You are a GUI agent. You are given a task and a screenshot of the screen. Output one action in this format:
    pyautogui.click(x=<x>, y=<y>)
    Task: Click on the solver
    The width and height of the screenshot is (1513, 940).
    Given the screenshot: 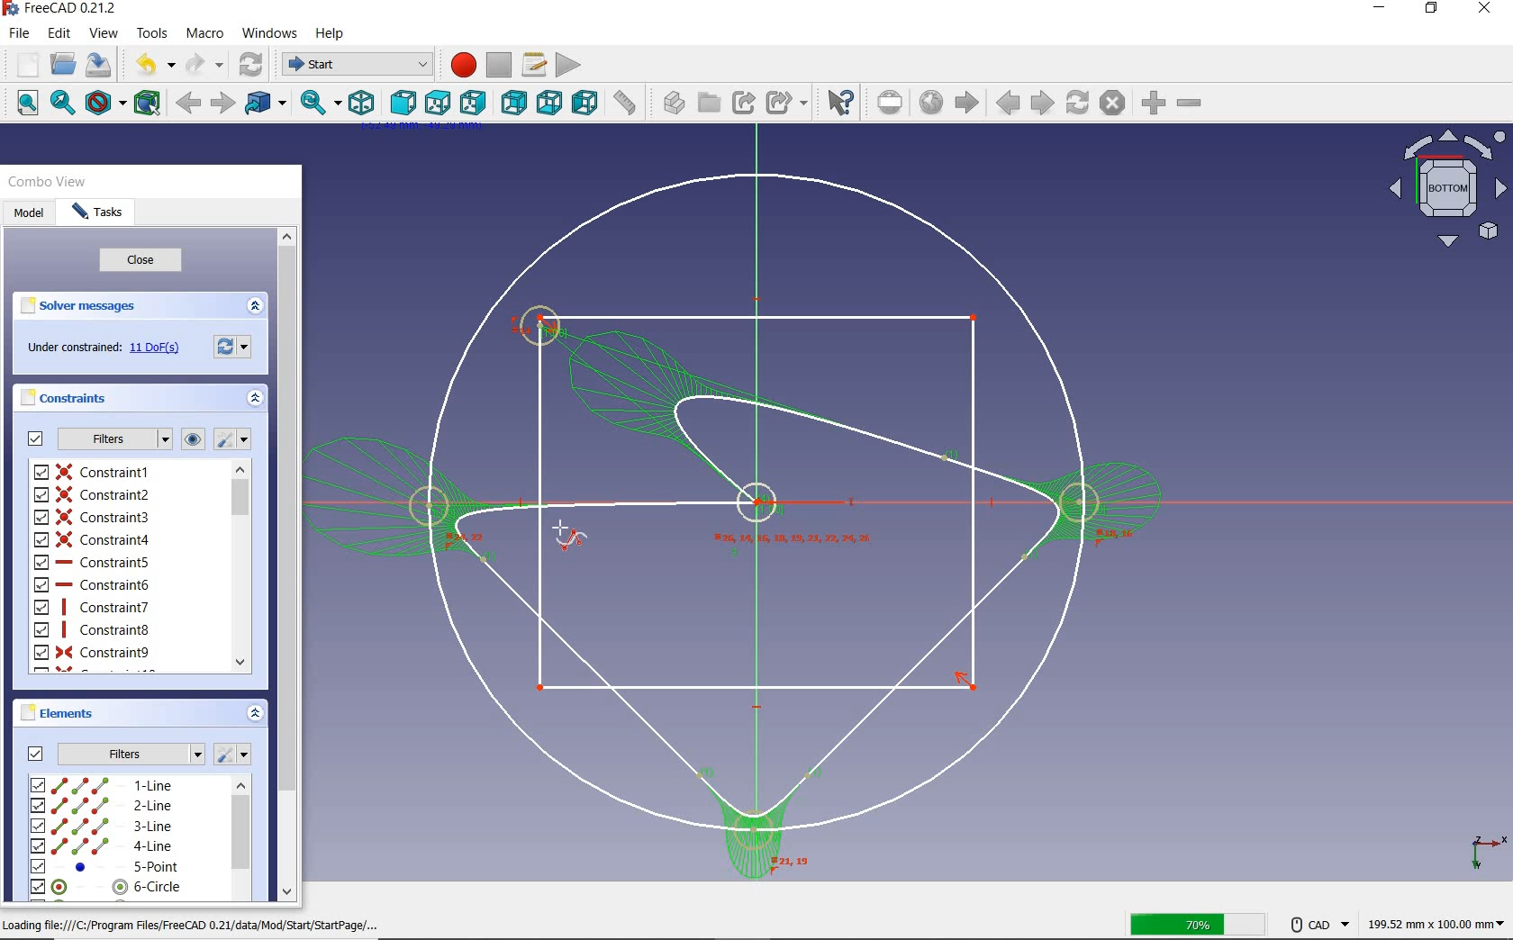 What is the action you would take?
    pyautogui.click(x=84, y=303)
    